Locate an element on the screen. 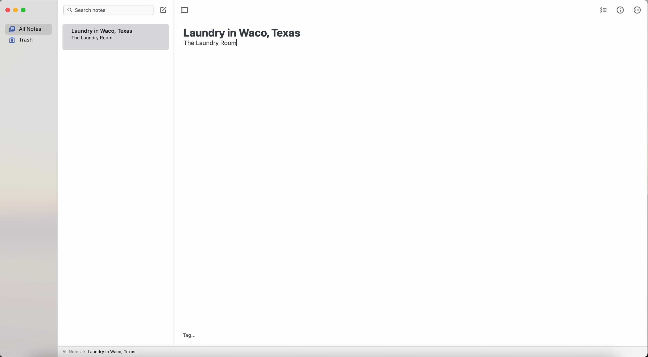  Laundry in Waco, Texas is located at coordinates (103, 31).